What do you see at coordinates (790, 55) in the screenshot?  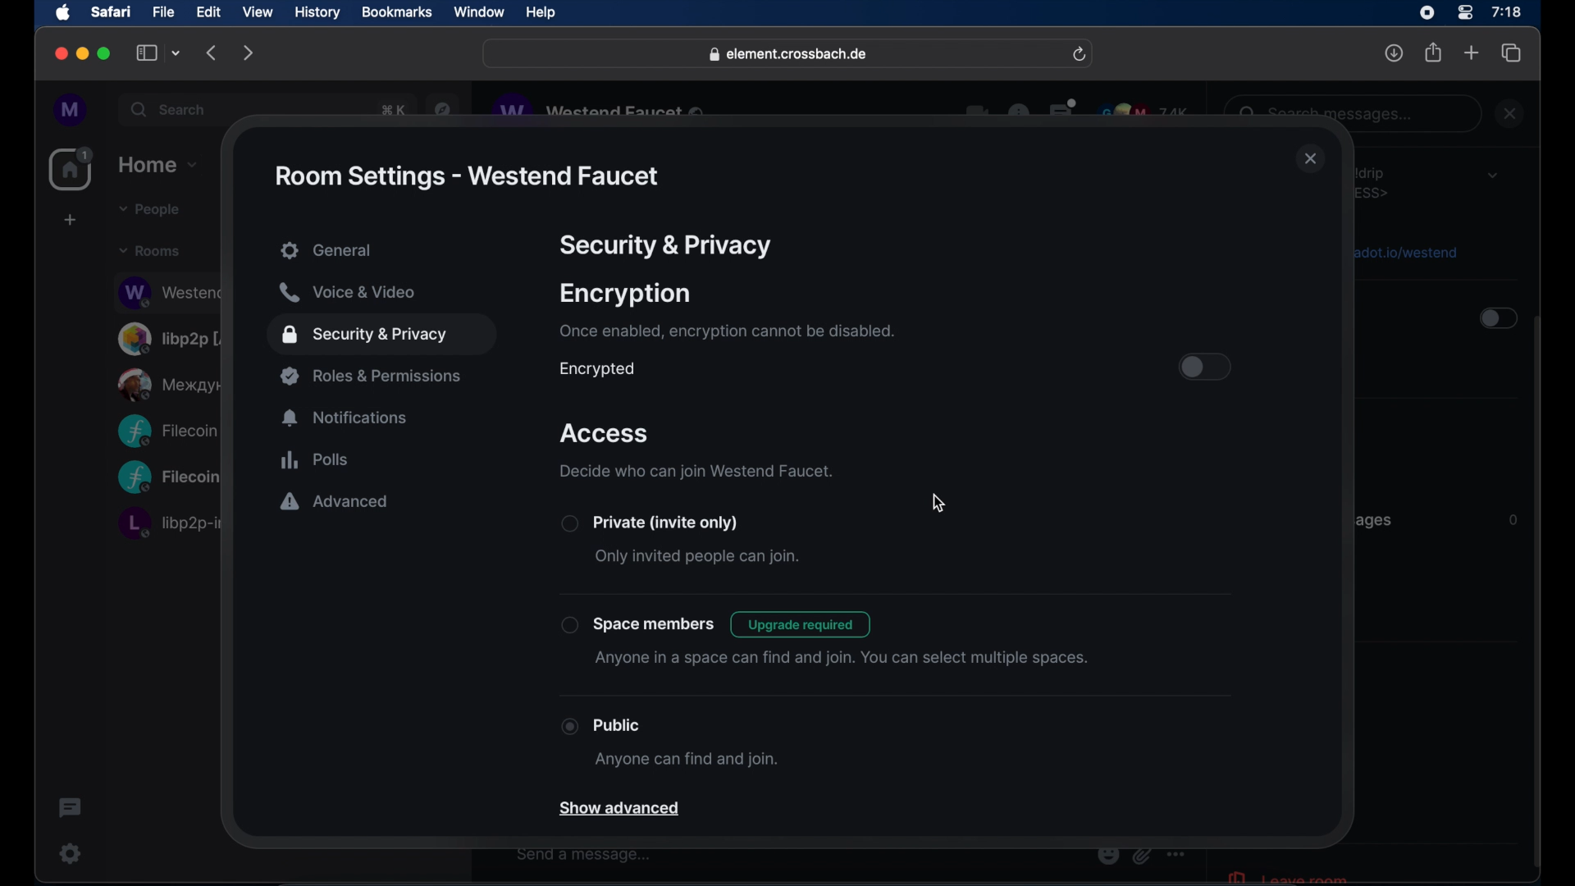 I see `web address` at bounding box center [790, 55].